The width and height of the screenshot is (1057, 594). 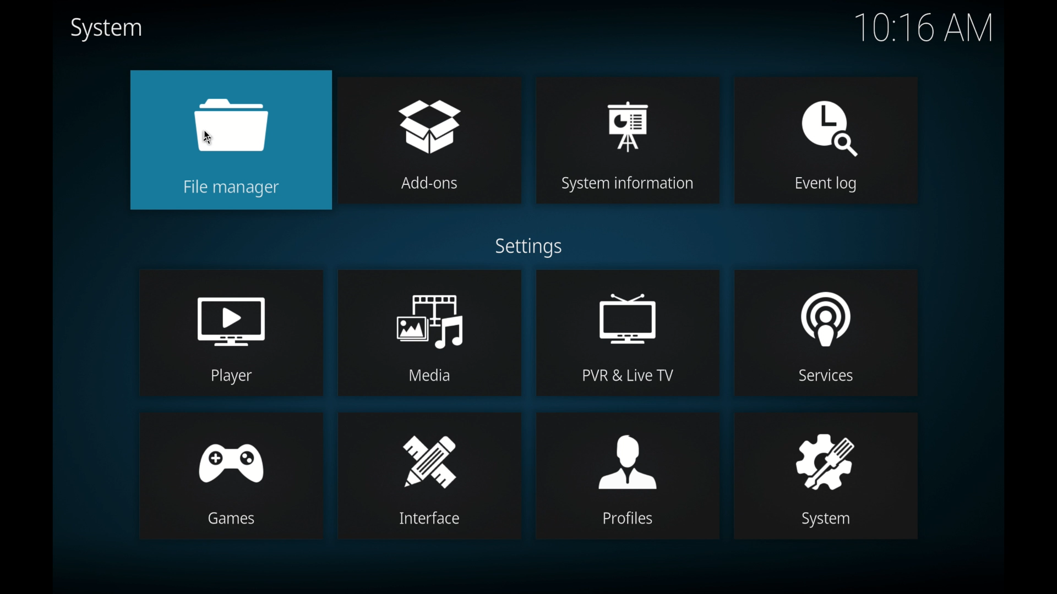 I want to click on games, so click(x=231, y=475).